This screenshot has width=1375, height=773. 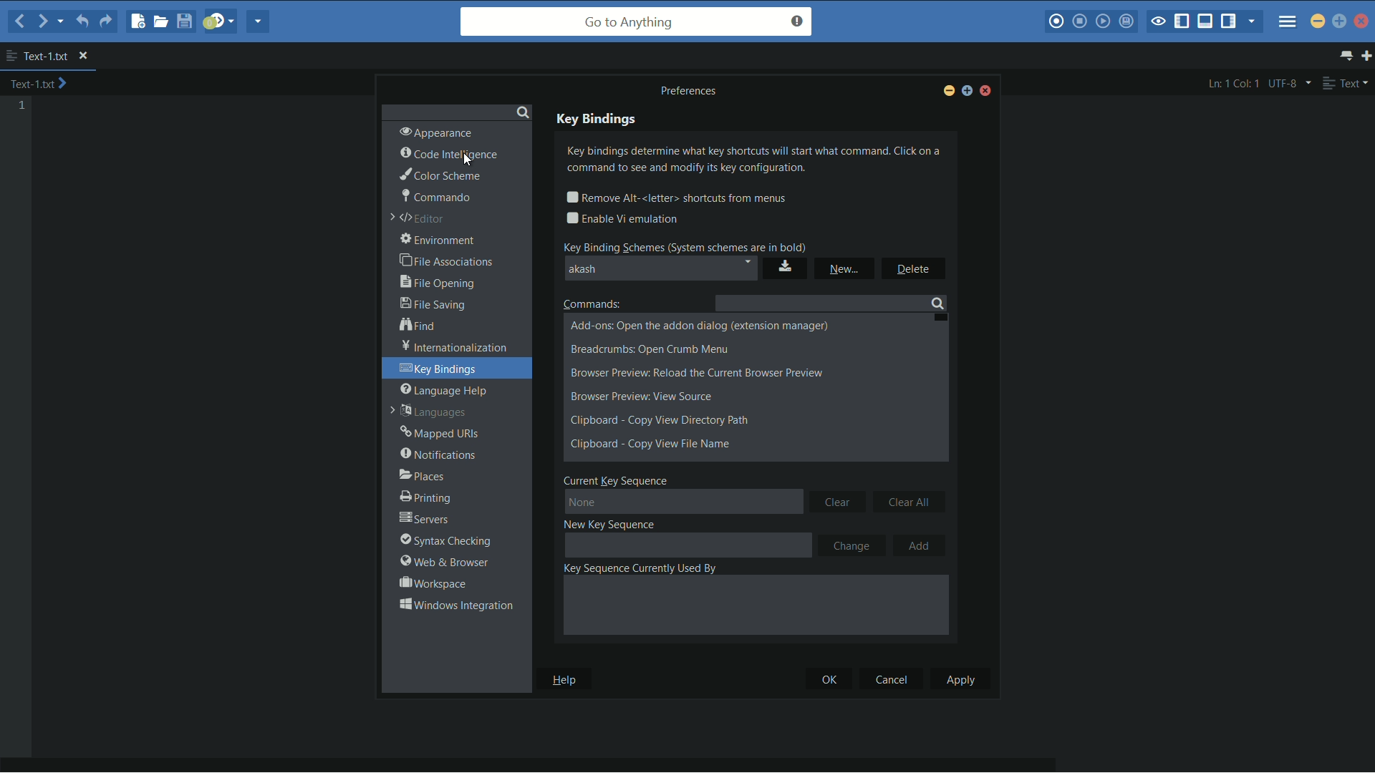 I want to click on mapped urls, so click(x=440, y=434).